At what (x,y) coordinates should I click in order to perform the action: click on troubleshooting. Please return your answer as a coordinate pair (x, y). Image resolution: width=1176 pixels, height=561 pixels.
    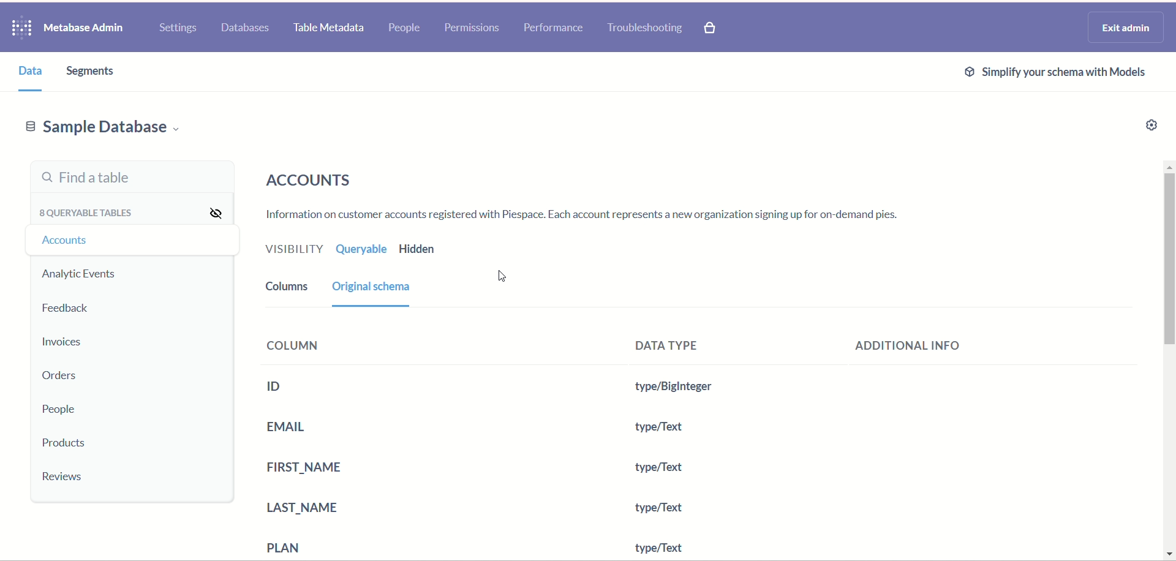
    Looking at the image, I should click on (647, 28).